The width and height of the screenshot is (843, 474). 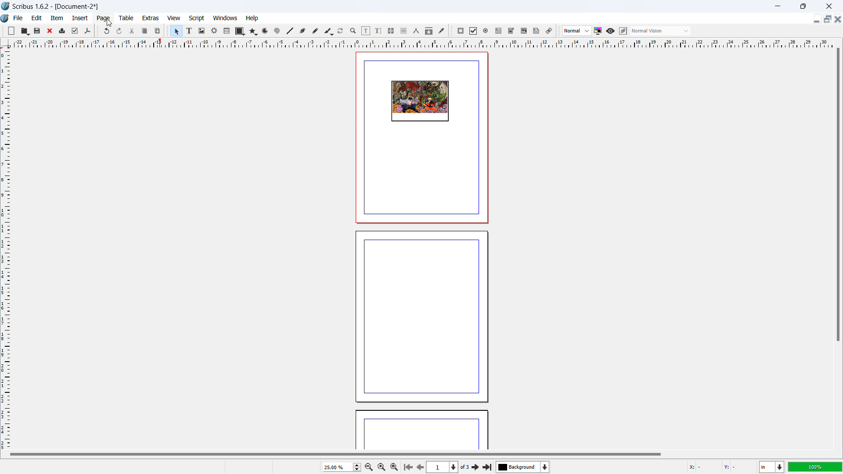 What do you see at coordinates (110, 23) in the screenshot?
I see `cursor` at bounding box center [110, 23].